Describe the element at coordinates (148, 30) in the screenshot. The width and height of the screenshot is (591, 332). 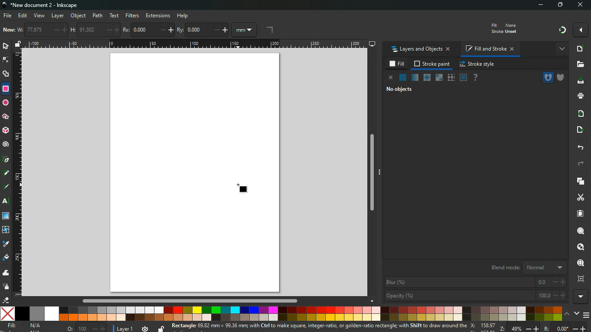
I see `rx` at that location.